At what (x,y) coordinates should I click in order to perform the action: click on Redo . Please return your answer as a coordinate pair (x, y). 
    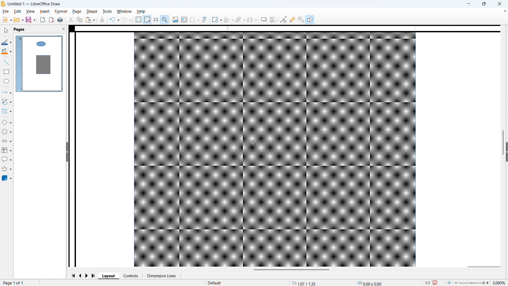
    Looking at the image, I should click on (126, 20).